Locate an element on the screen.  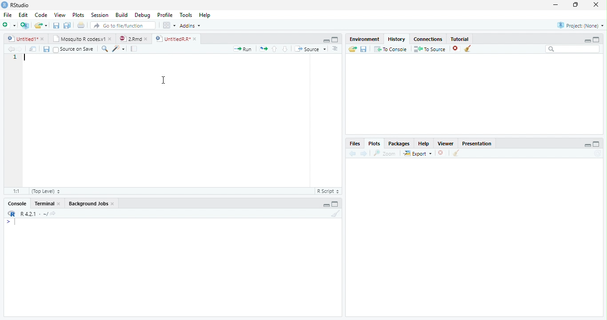
Background Jobs is located at coordinates (89, 204).